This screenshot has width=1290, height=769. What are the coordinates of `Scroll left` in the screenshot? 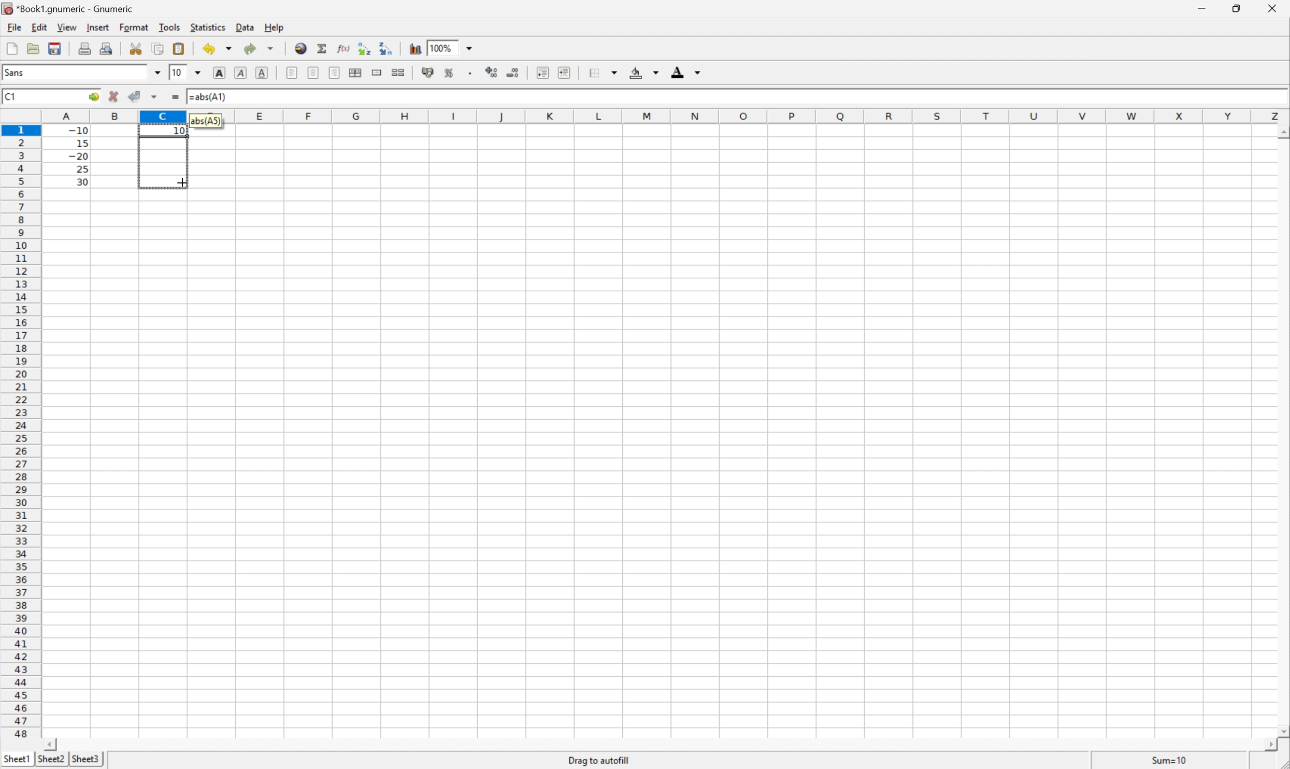 It's located at (52, 744).